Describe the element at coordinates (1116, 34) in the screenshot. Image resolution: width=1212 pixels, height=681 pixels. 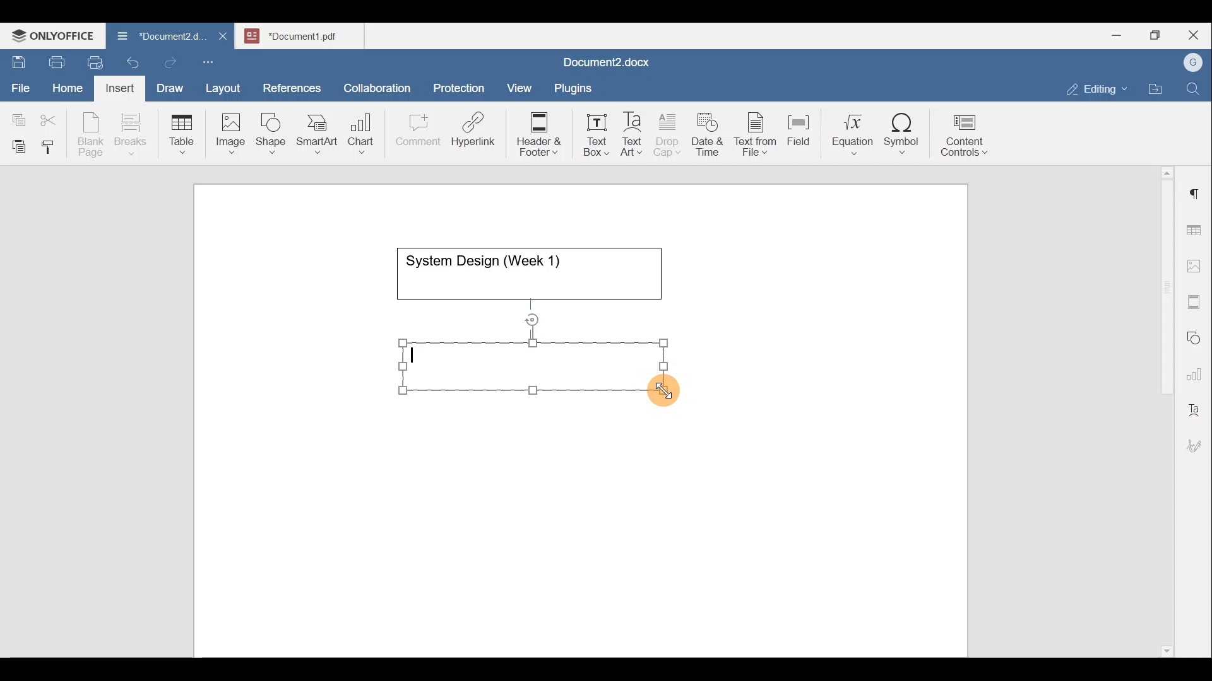
I see `Minimize` at that location.